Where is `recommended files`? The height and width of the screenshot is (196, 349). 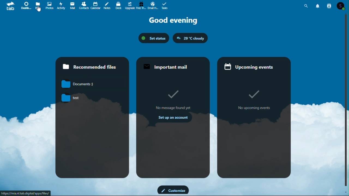
recommended files is located at coordinates (92, 64).